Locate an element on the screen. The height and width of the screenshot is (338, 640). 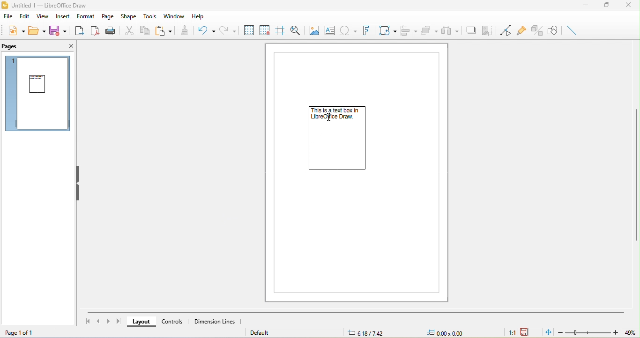
new is located at coordinates (14, 30).